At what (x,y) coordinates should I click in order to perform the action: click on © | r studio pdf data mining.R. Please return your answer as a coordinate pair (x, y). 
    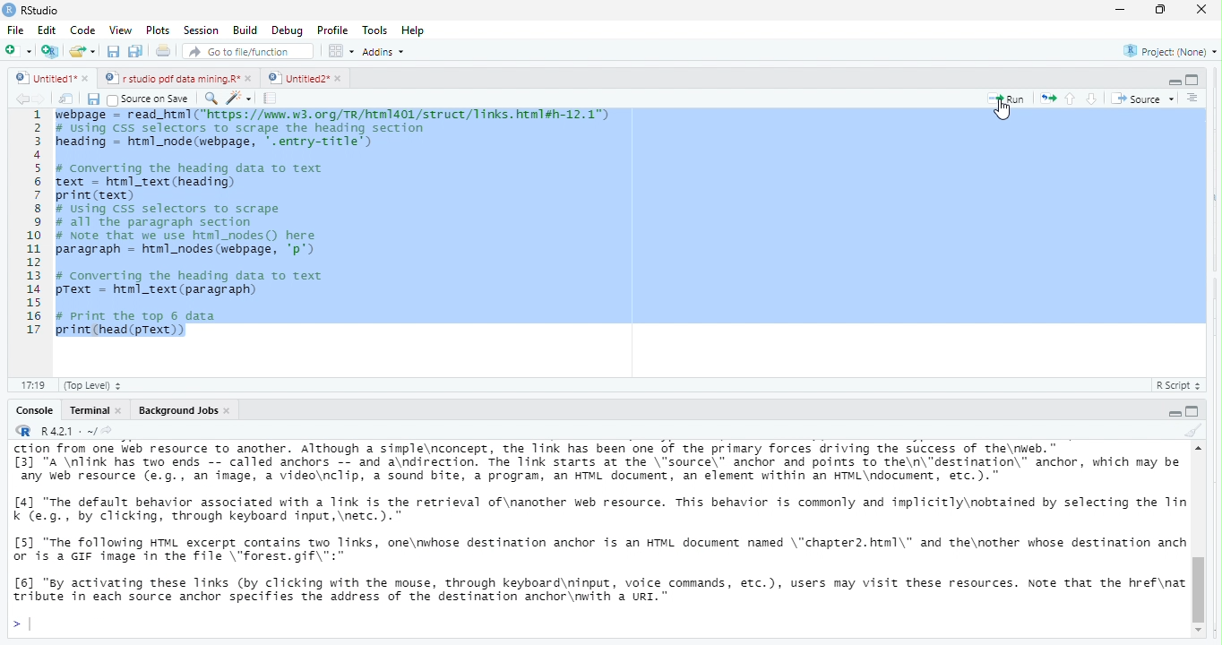
    Looking at the image, I should click on (174, 79).